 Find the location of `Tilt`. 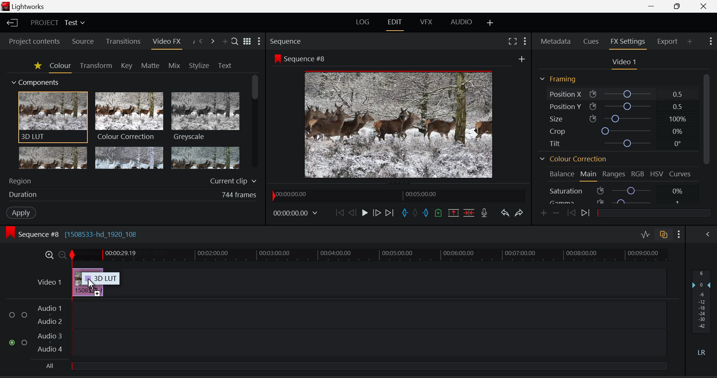

Tilt is located at coordinates (621, 142).